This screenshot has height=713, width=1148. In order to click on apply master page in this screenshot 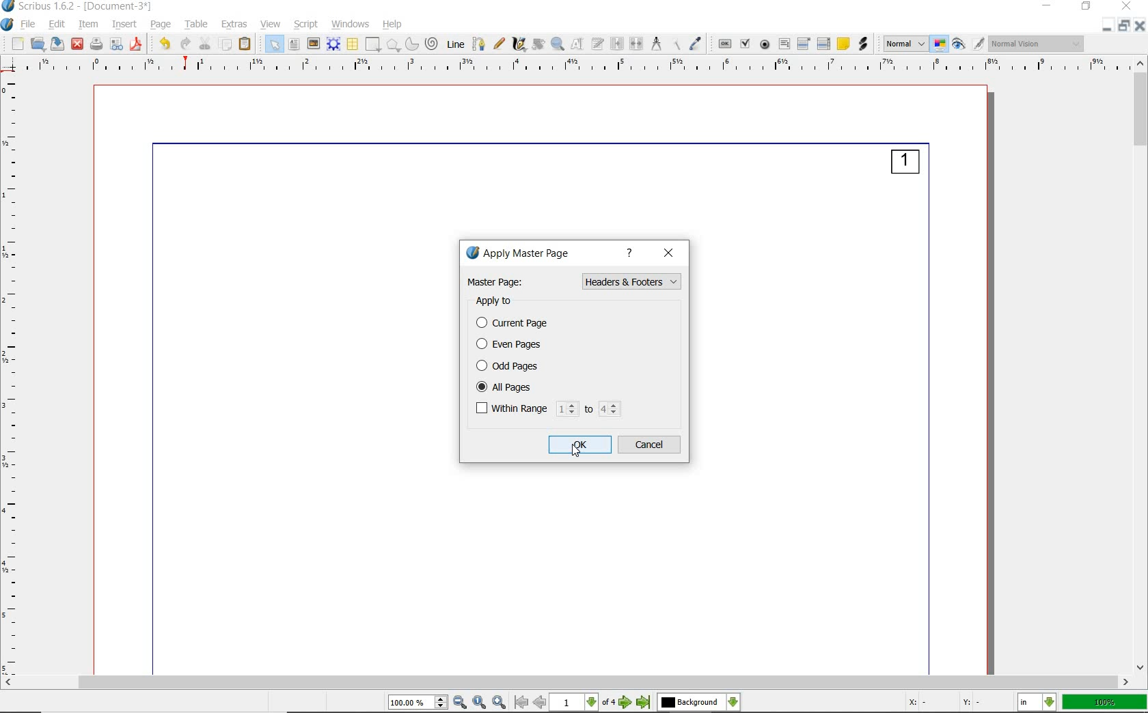, I will do `click(526, 254)`.